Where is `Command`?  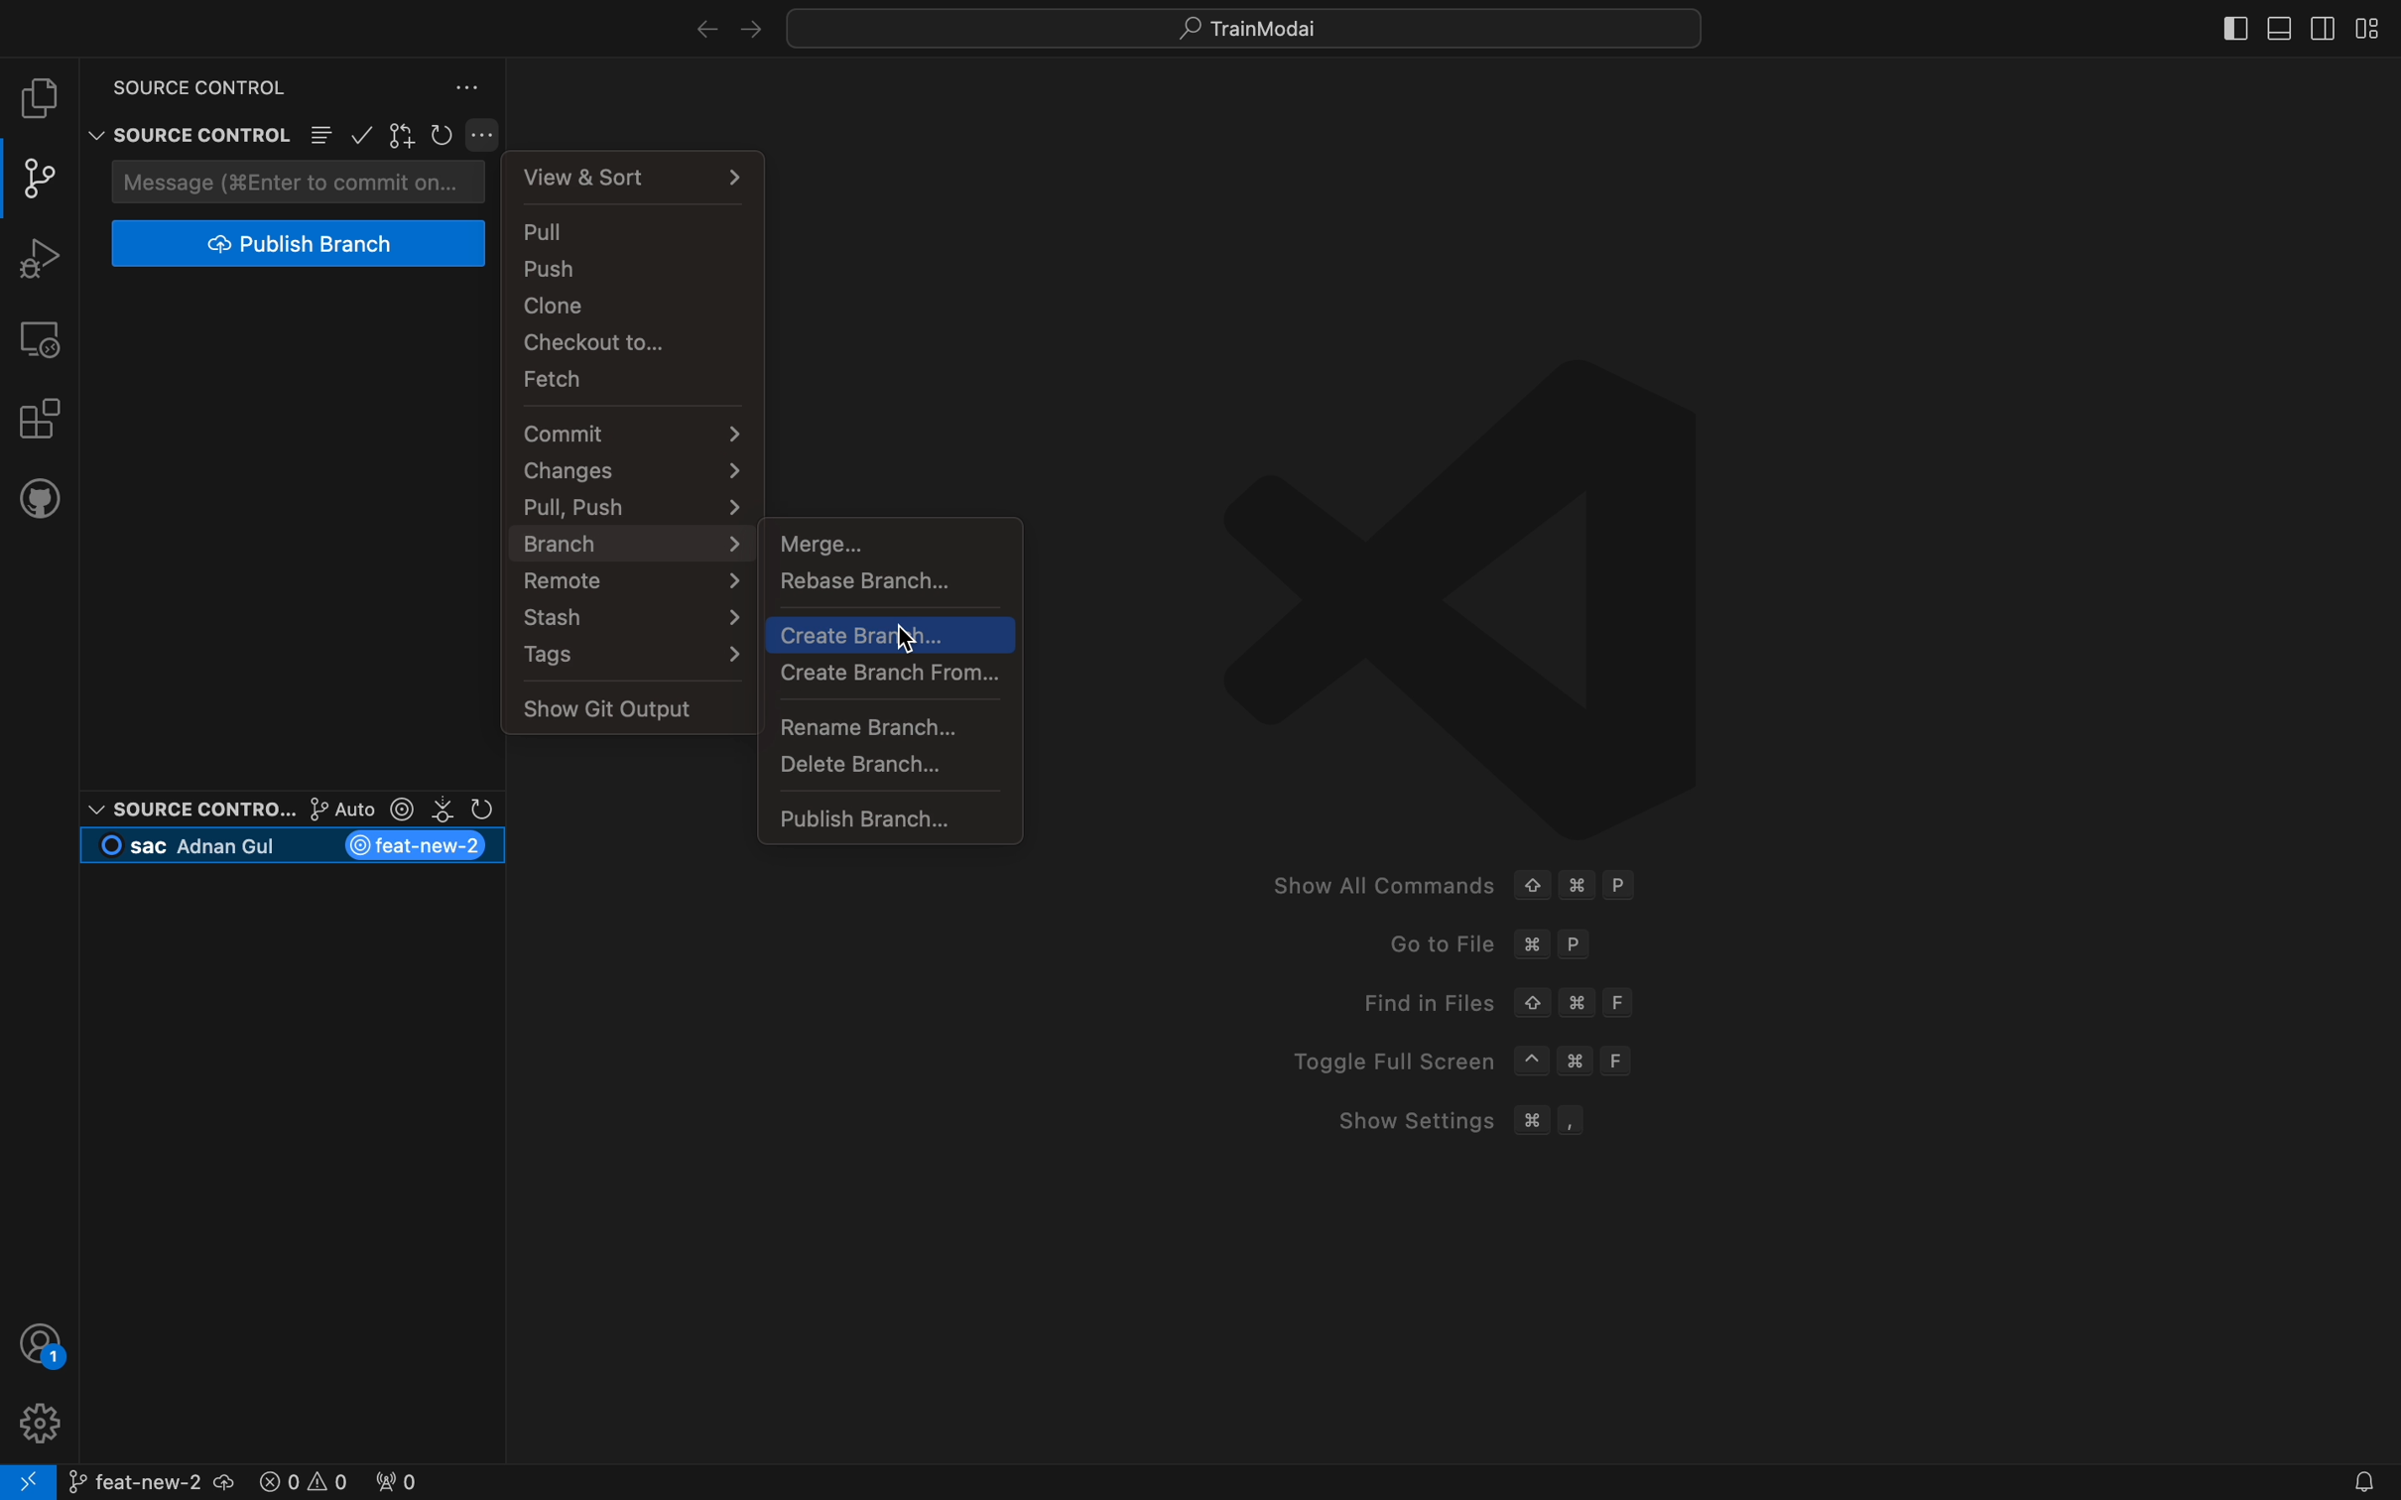
Command is located at coordinates (1578, 1002).